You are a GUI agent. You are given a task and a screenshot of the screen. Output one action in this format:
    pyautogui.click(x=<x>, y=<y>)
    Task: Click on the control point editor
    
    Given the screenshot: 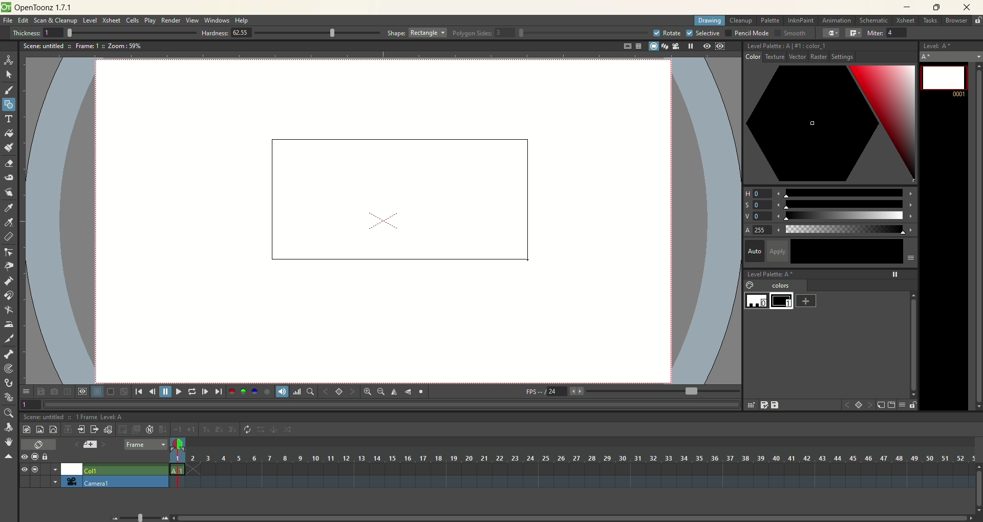 What is the action you would take?
    pyautogui.click(x=9, y=253)
    